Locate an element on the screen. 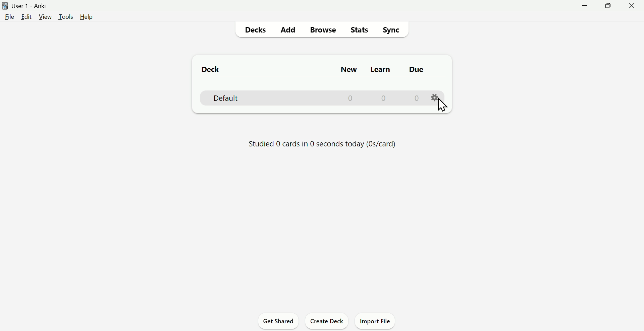  Decks is located at coordinates (254, 31).